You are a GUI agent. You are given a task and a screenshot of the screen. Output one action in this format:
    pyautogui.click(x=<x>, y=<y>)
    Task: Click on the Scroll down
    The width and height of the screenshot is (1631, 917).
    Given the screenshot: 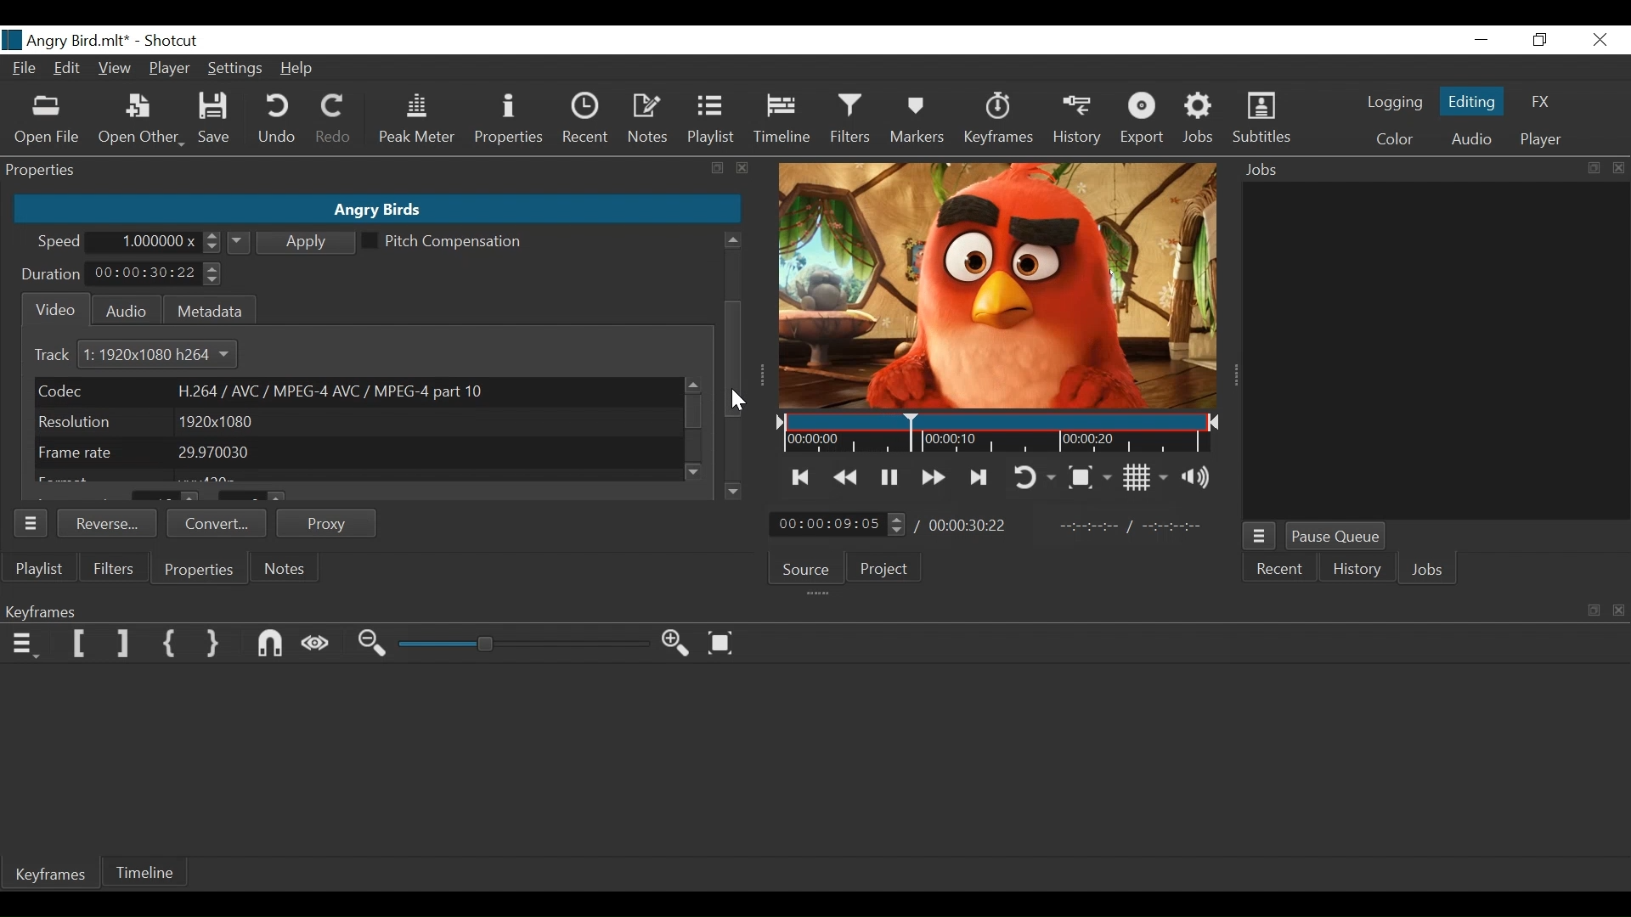 What is the action you would take?
    pyautogui.click(x=733, y=491)
    